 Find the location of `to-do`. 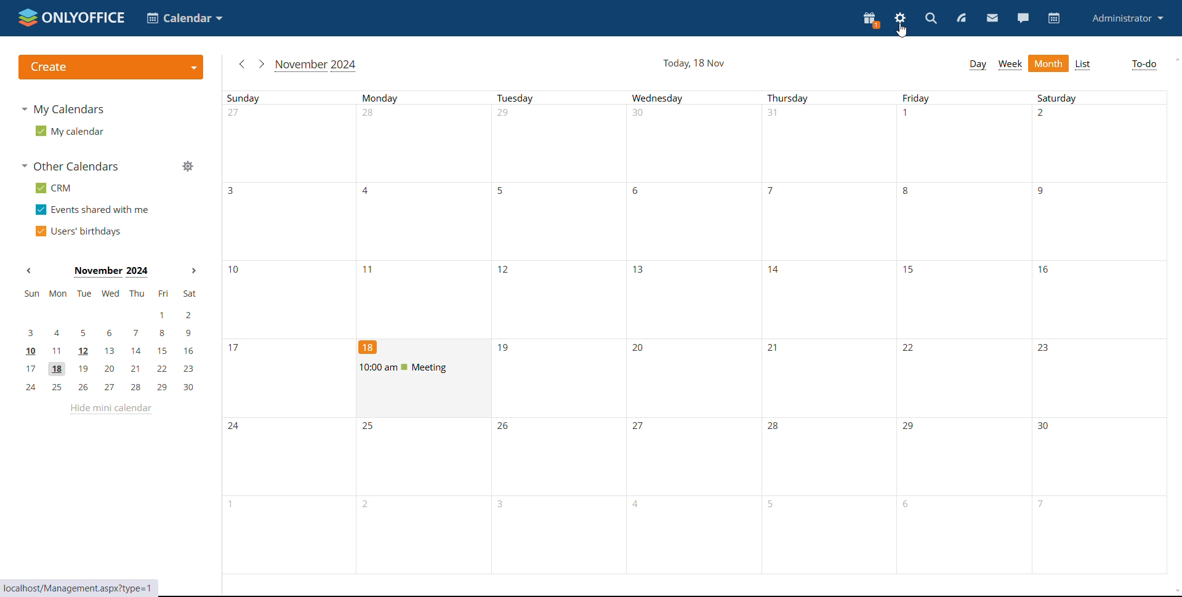

to-do is located at coordinates (1144, 65).